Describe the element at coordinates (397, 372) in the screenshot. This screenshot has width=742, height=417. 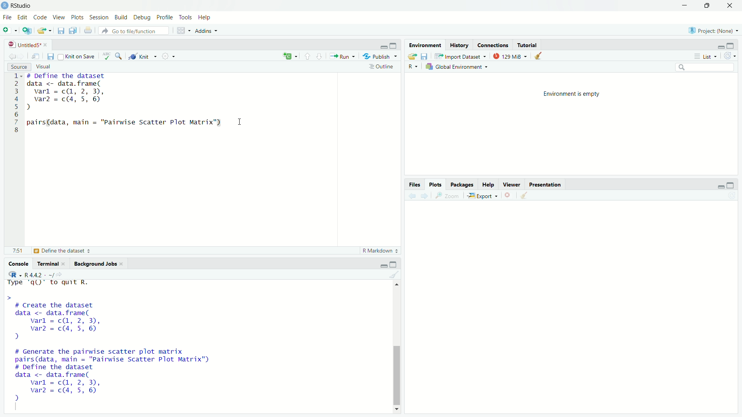
I see `Scrollbar` at that location.